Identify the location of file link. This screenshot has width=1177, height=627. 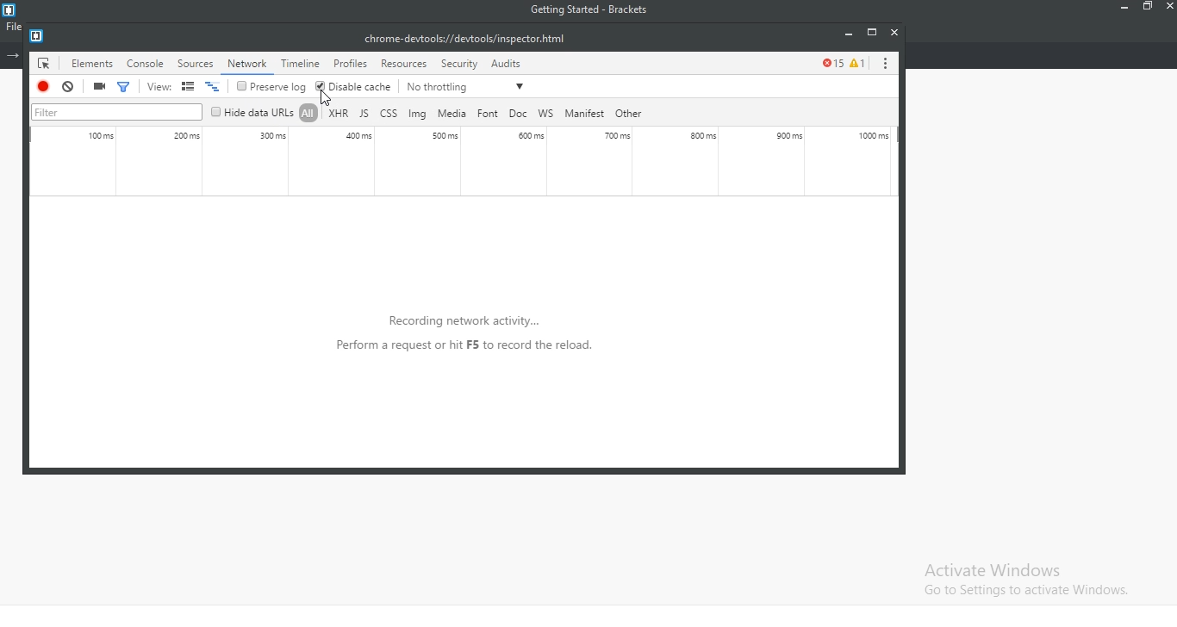
(459, 38).